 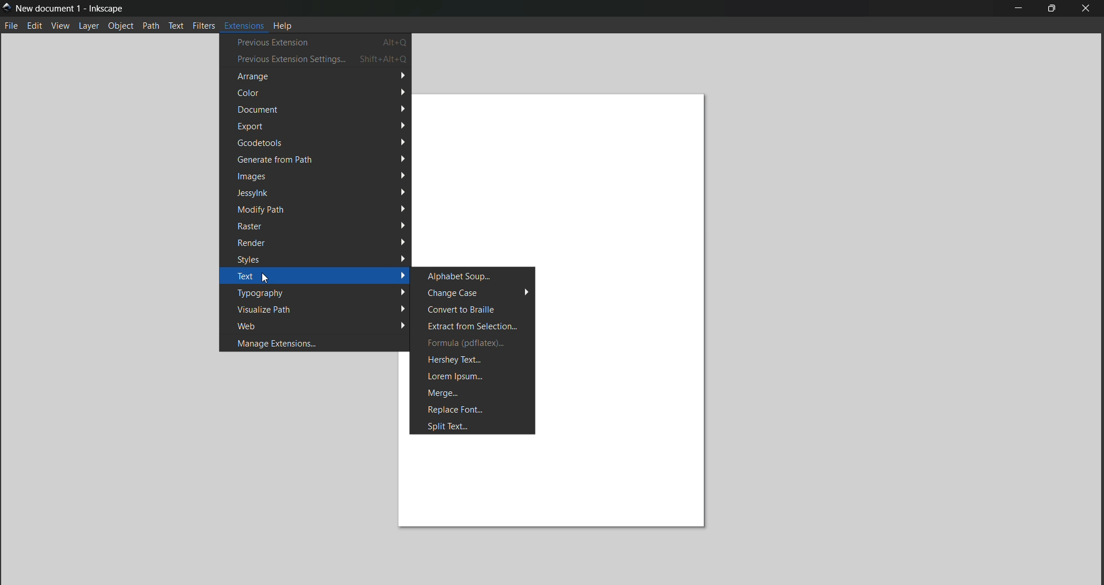 What do you see at coordinates (471, 342) in the screenshot?
I see `Formula` at bounding box center [471, 342].